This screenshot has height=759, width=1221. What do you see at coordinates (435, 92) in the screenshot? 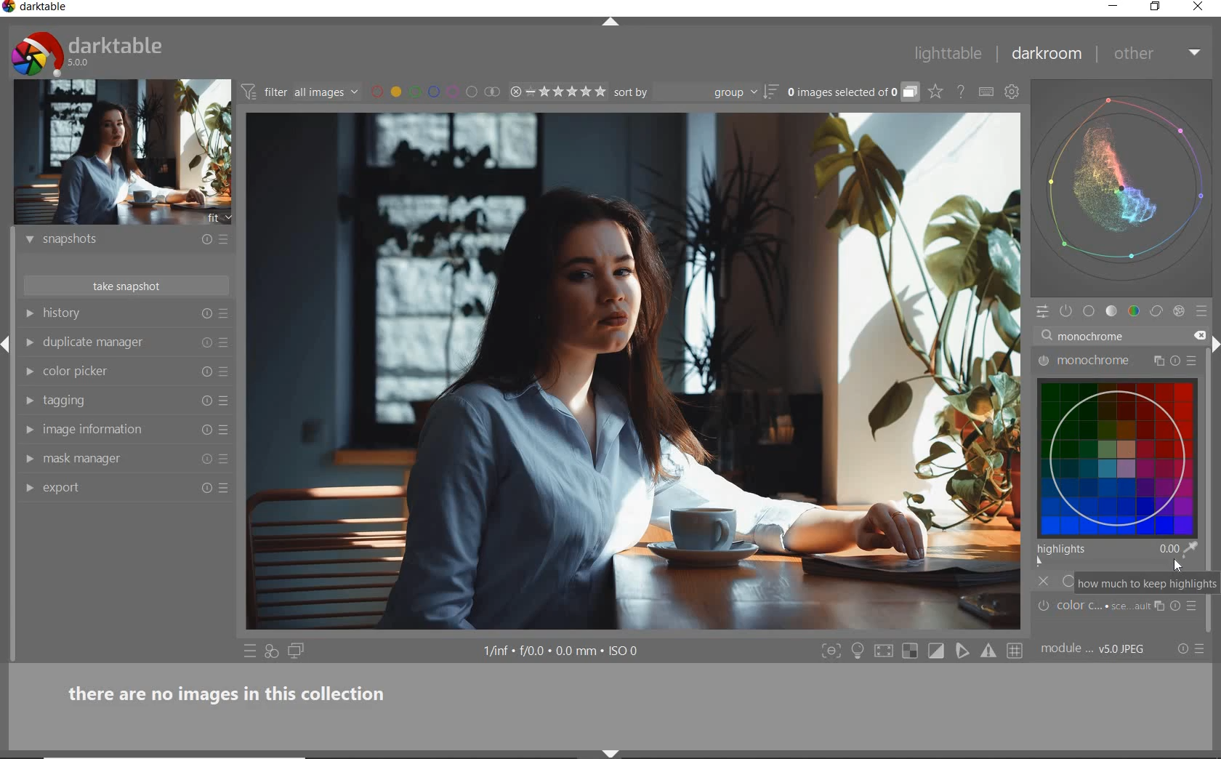
I see `filter by images color label` at bounding box center [435, 92].